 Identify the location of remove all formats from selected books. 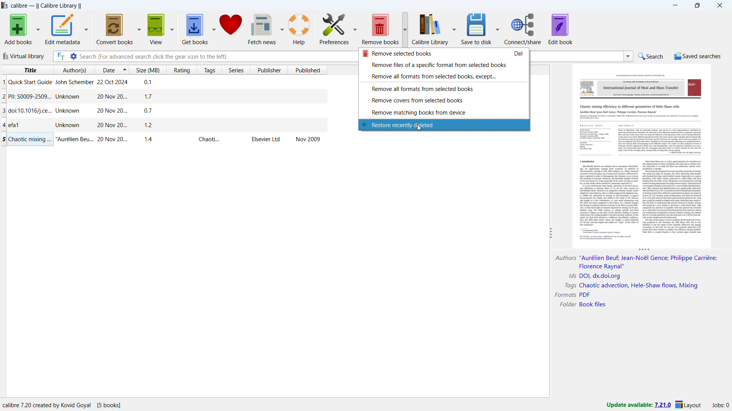
(443, 89).